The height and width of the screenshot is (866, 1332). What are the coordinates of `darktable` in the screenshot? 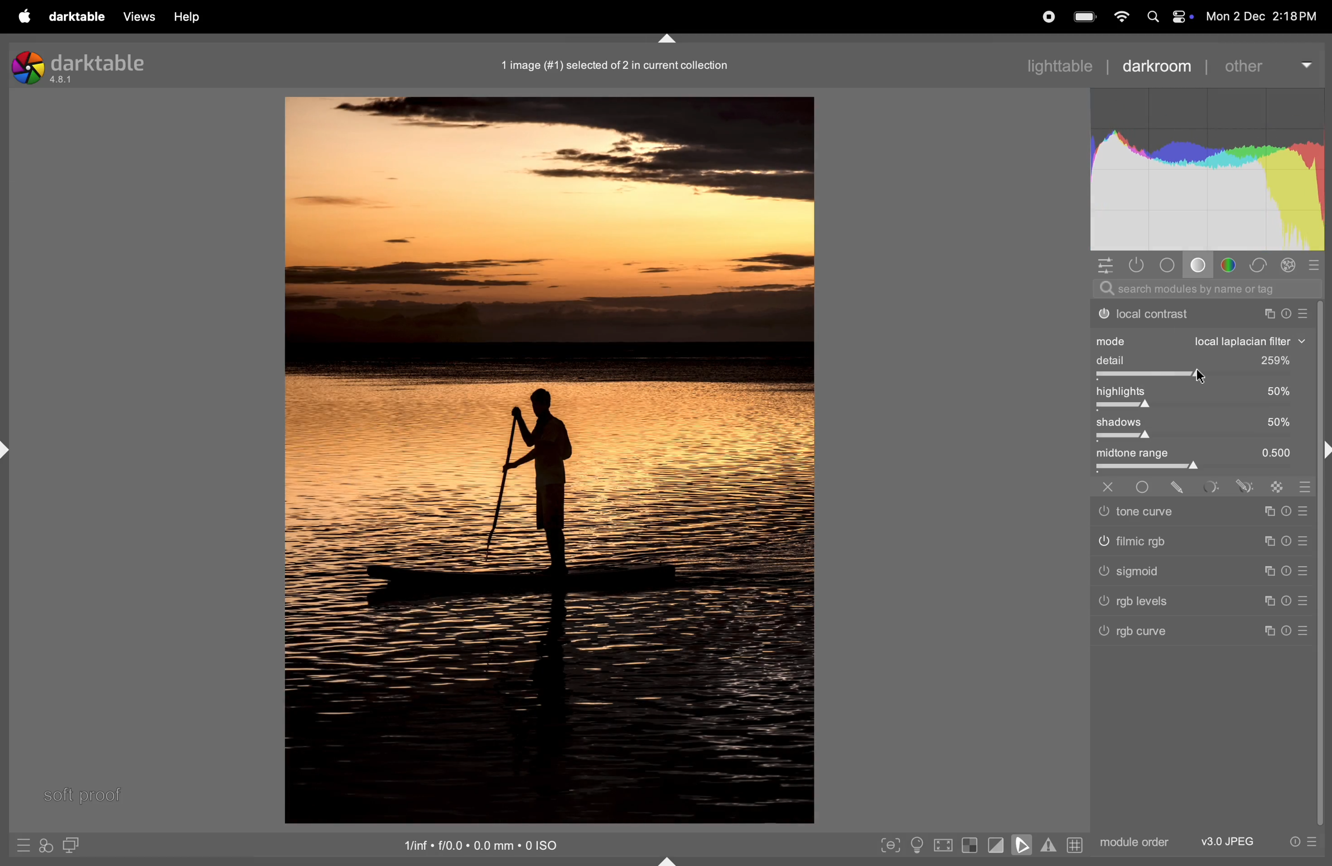 It's located at (77, 16).